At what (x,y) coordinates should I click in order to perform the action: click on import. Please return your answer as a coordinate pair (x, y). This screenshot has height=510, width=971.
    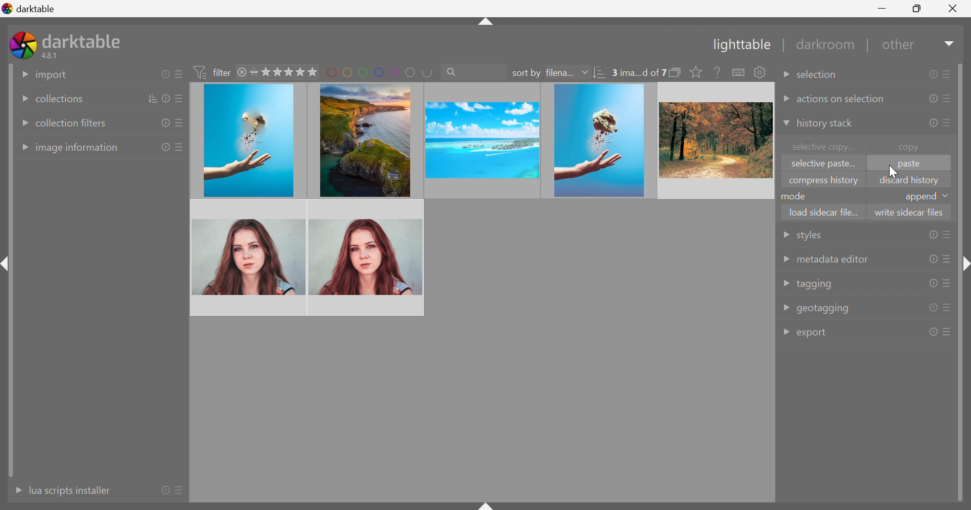
    Looking at the image, I should click on (52, 75).